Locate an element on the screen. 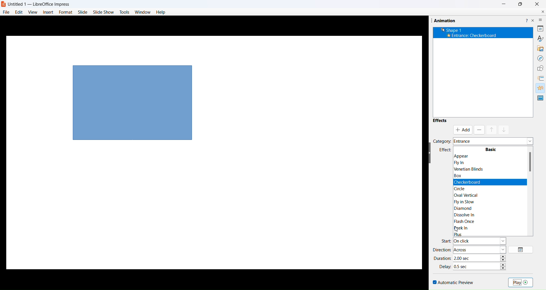  close document is located at coordinates (542, 11).